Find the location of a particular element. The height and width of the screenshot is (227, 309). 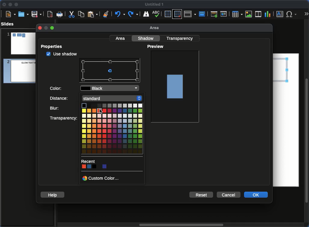

Scroll is located at coordinates (307, 124).